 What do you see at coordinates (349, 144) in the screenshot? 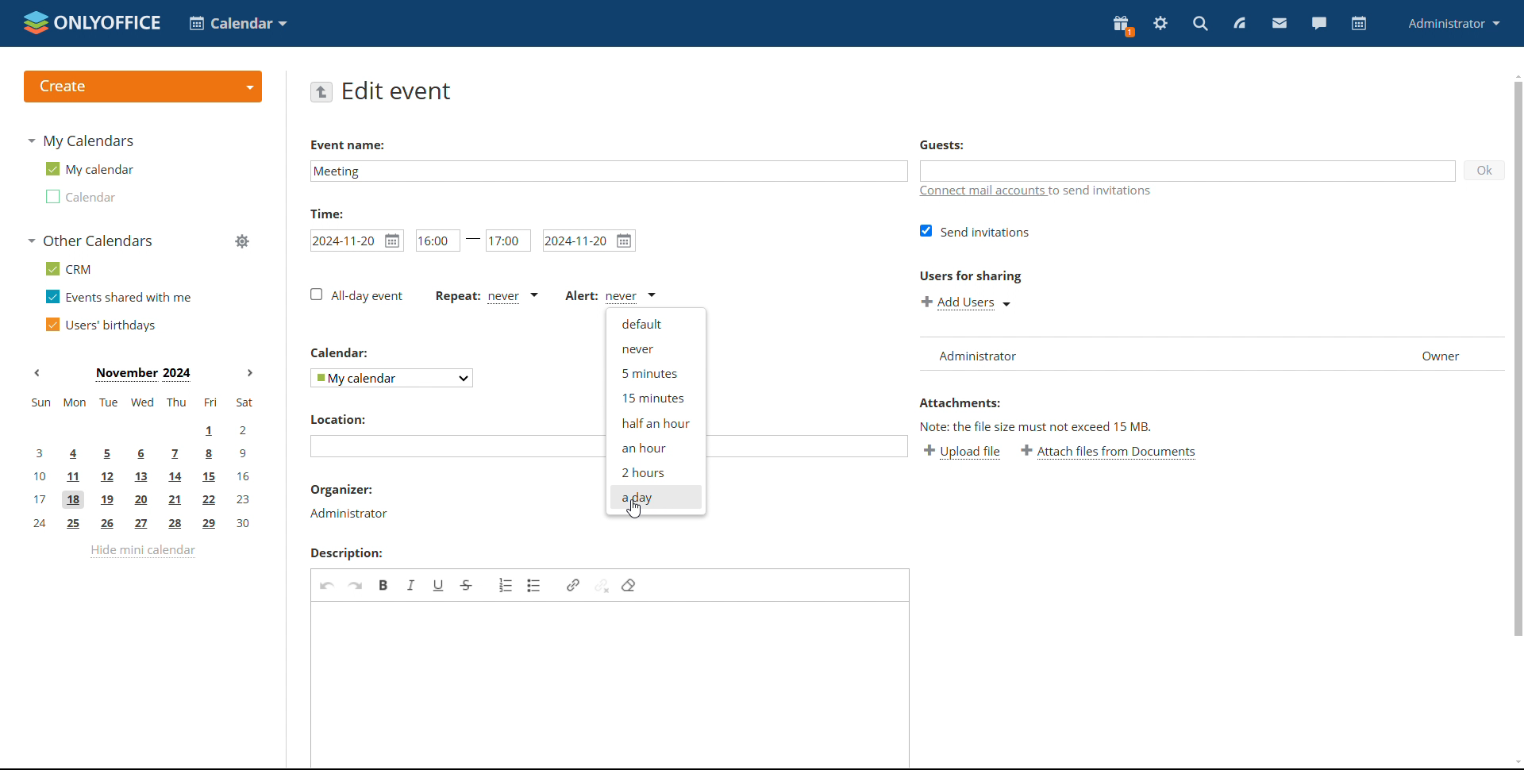
I see `Event name` at bounding box center [349, 144].